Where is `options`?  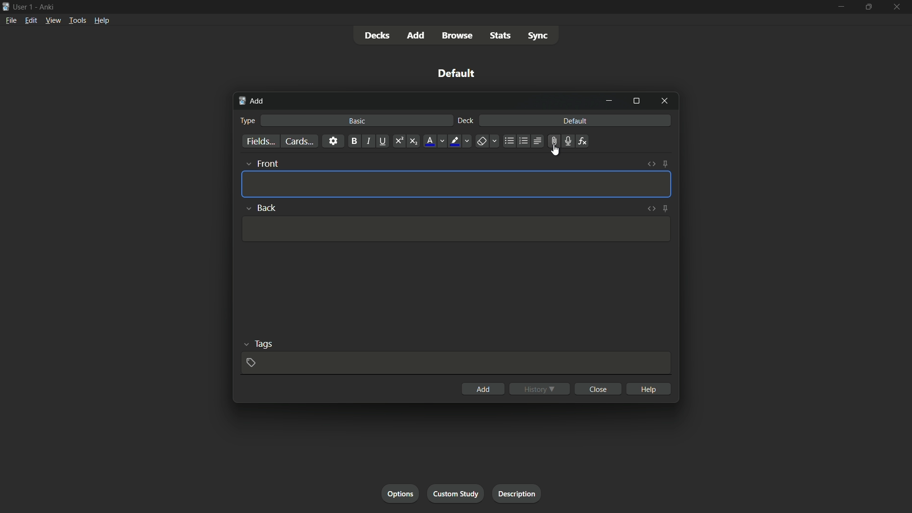
options is located at coordinates (400, 493).